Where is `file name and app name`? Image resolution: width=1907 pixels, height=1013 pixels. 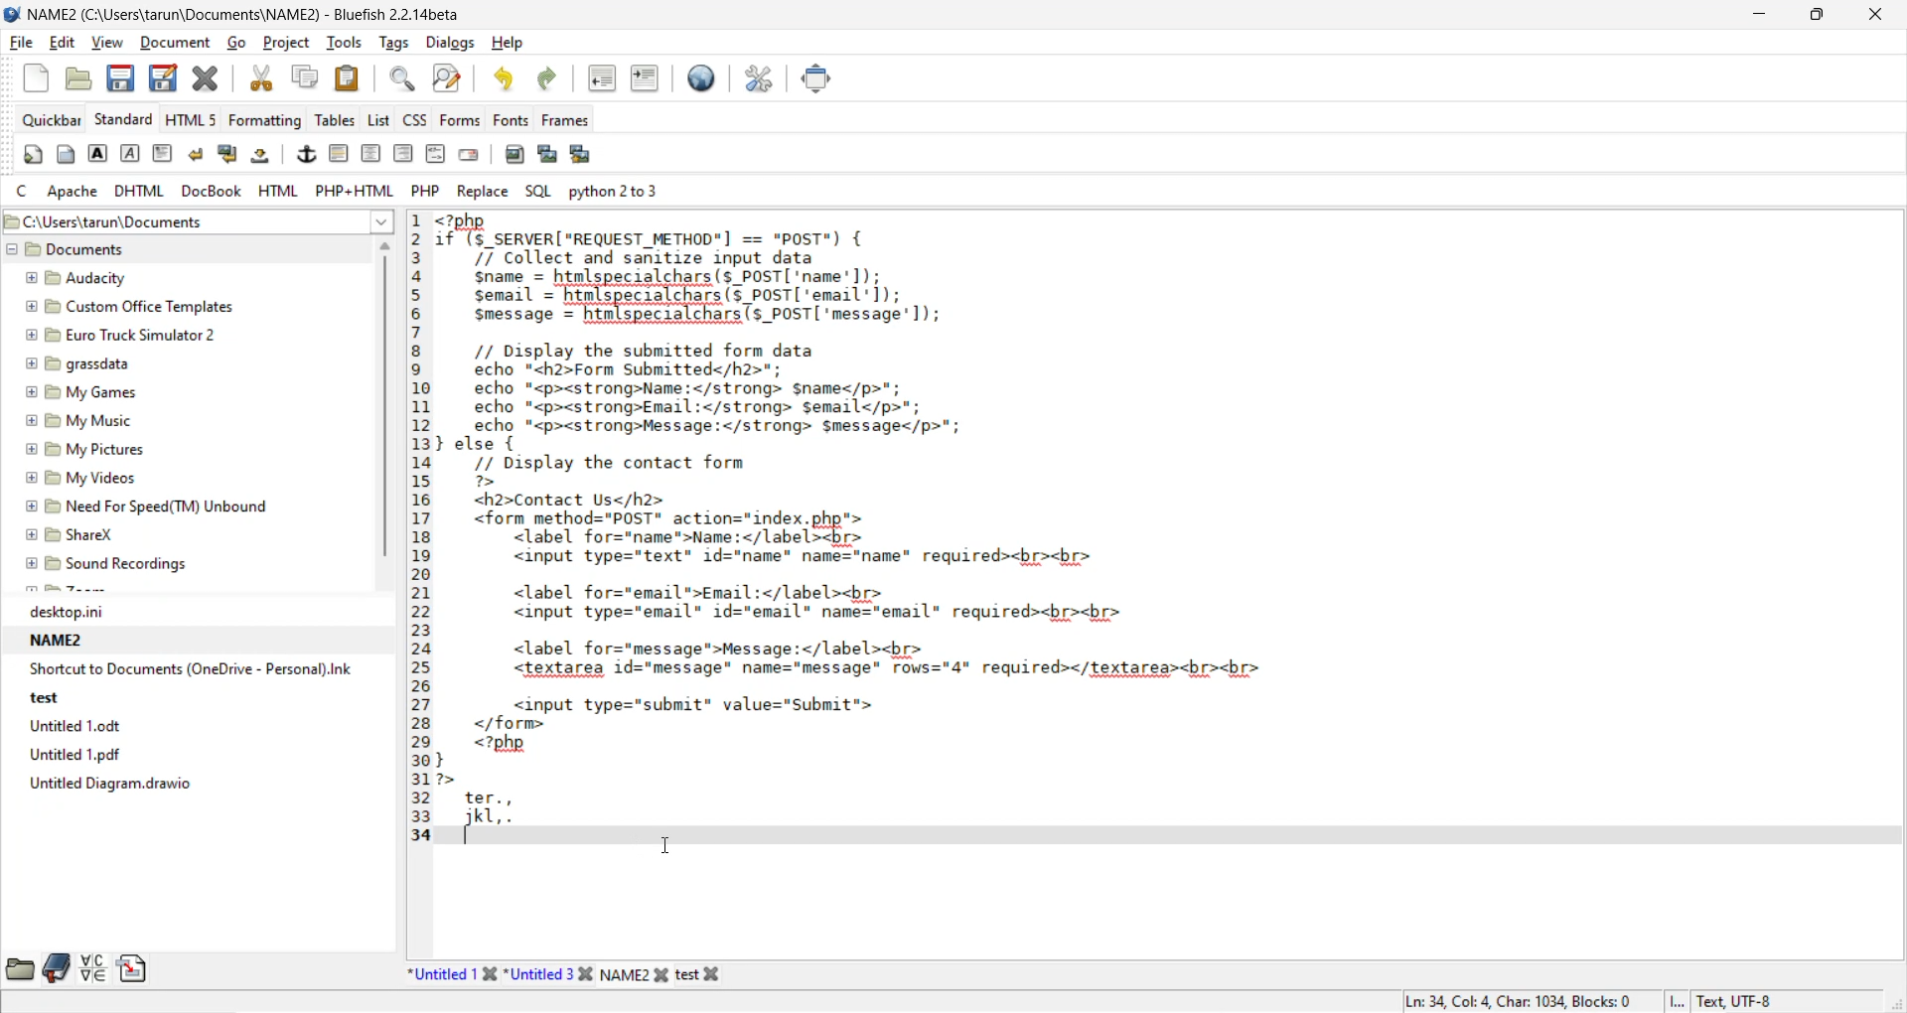 file name and app name is located at coordinates (248, 15).